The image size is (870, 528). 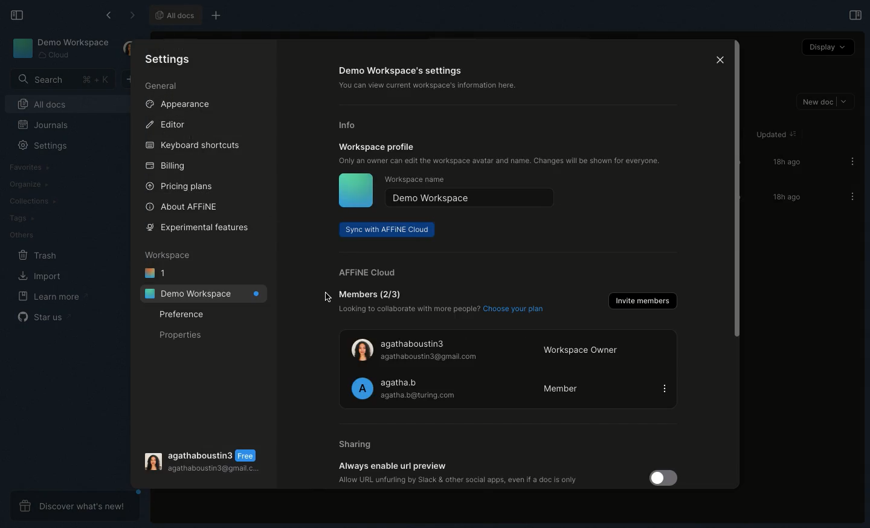 I want to click on Demo workspace, so click(x=59, y=48).